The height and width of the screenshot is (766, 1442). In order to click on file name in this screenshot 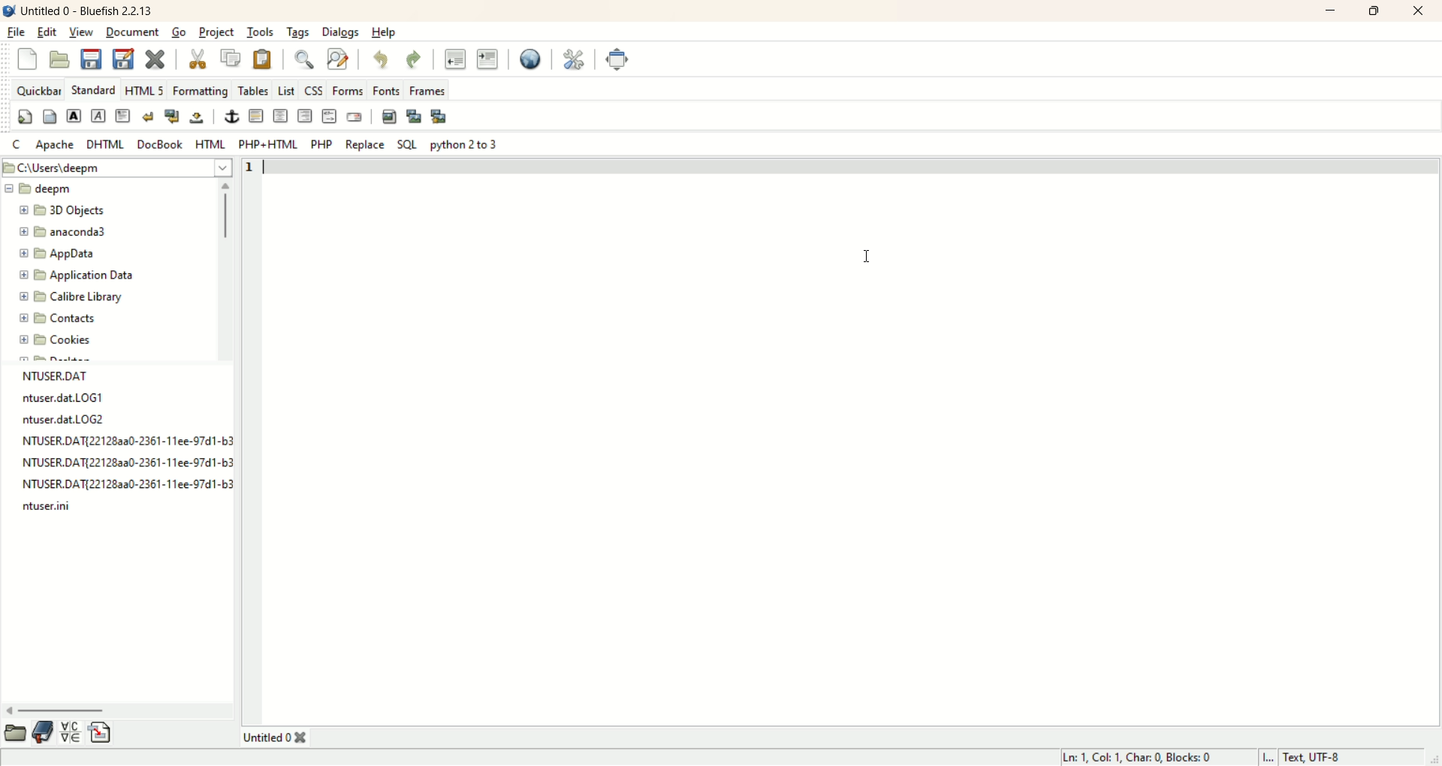, I will do `click(131, 484)`.